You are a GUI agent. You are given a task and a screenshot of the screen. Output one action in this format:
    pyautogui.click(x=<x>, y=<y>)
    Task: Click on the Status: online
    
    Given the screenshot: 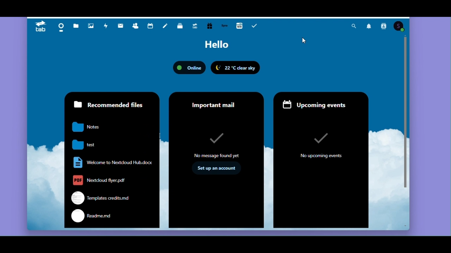 What is the action you would take?
    pyautogui.click(x=190, y=67)
    